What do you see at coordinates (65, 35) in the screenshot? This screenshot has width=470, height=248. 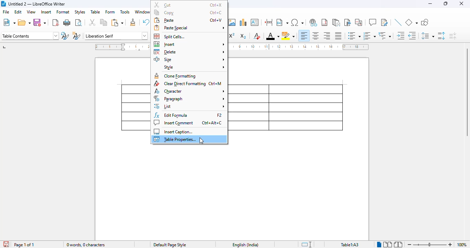 I see `update new selection` at bounding box center [65, 35].